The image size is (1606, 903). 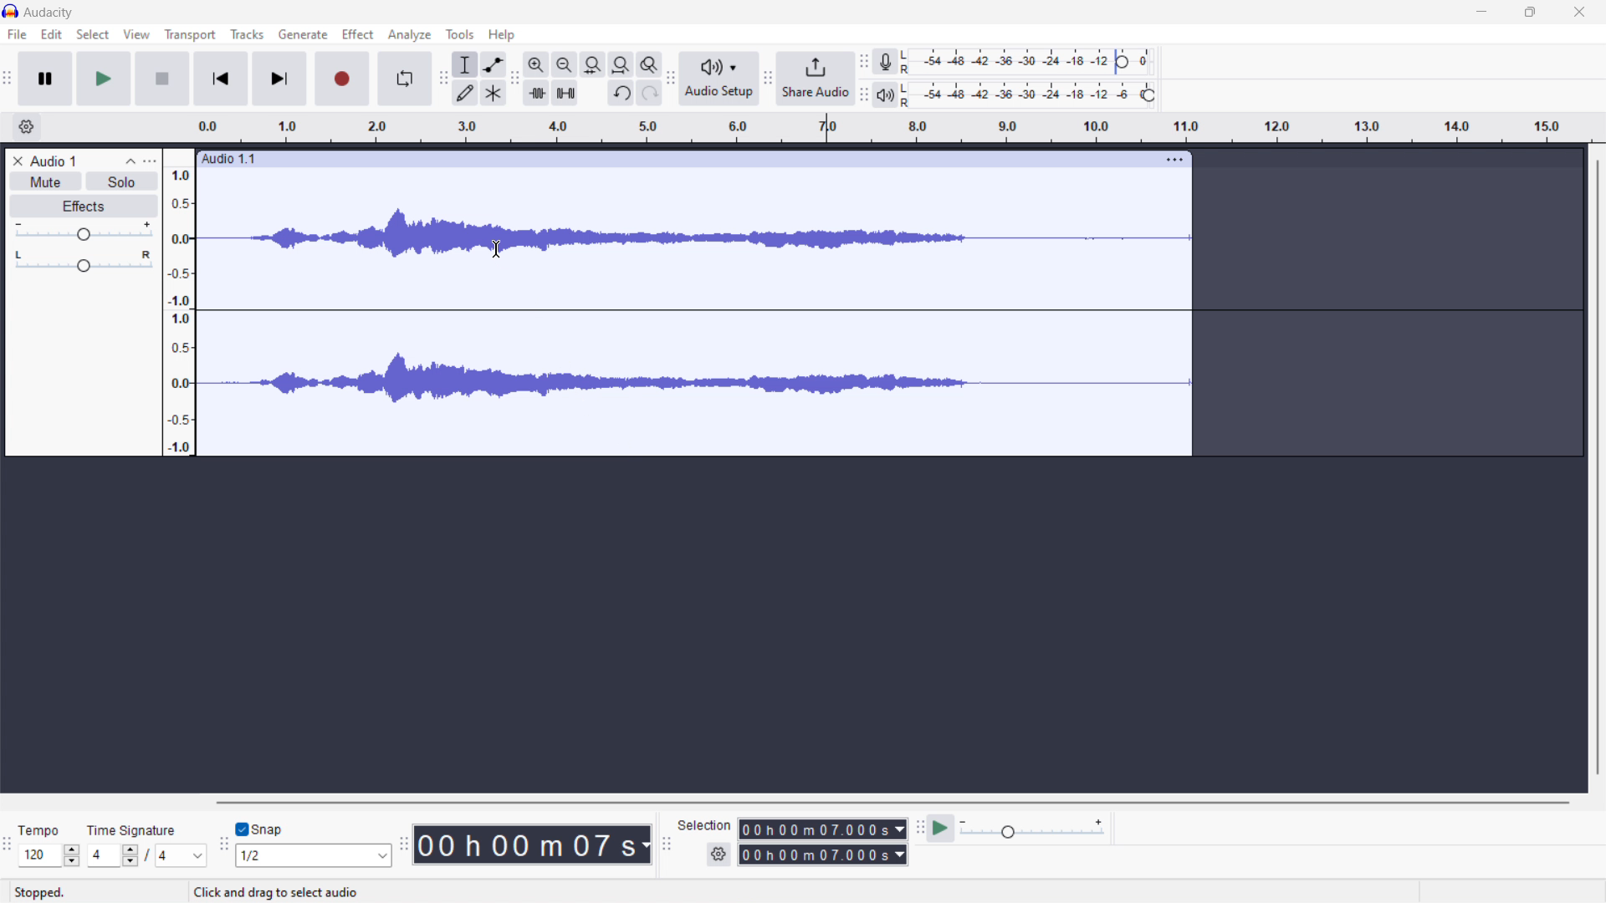 What do you see at coordinates (162, 78) in the screenshot?
I see `stop` at bounding box center [162, 78].